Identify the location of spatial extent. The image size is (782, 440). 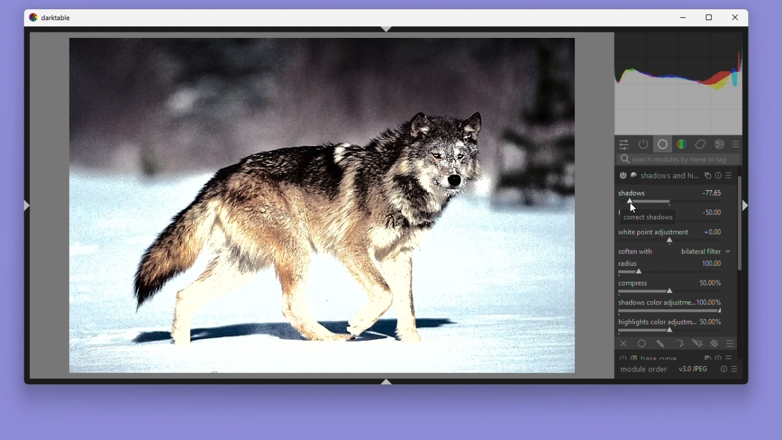
(631, 272).